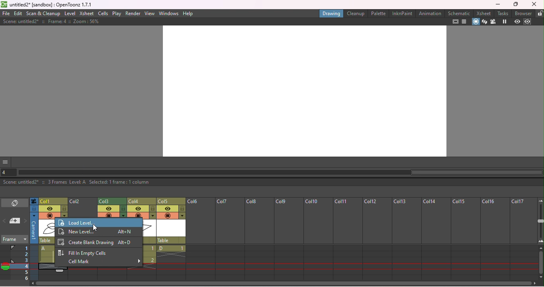 Image resolution: width=544 pixels, height=287 pixels. I want to click on Palette, so click(379, 13).